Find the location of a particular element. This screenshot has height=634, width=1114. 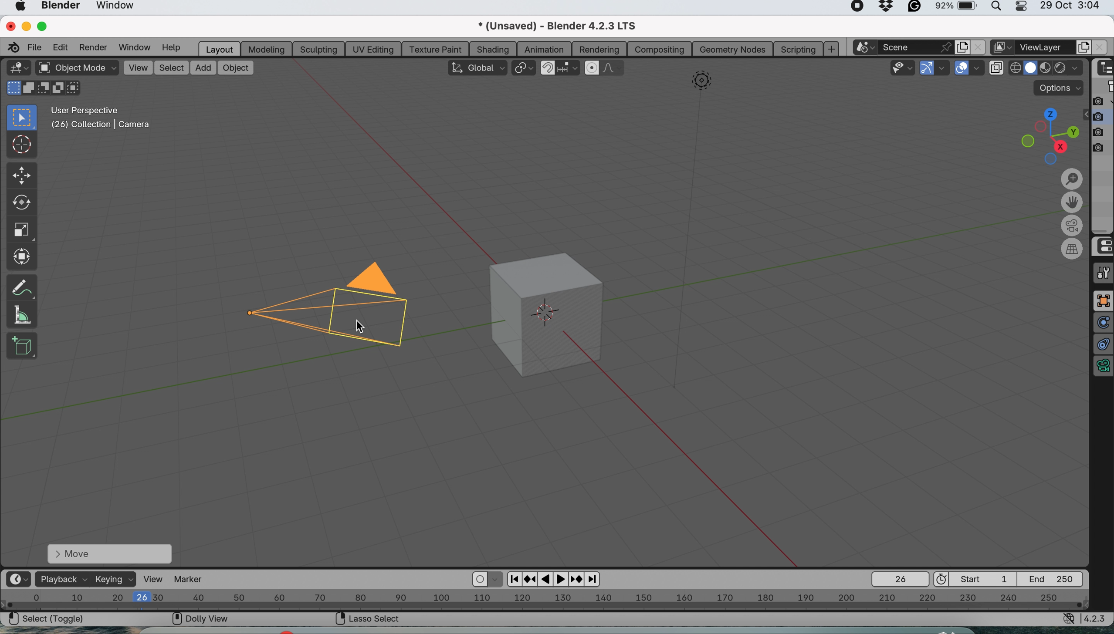

preset viewpoints is located at coordinates (1044, 135).